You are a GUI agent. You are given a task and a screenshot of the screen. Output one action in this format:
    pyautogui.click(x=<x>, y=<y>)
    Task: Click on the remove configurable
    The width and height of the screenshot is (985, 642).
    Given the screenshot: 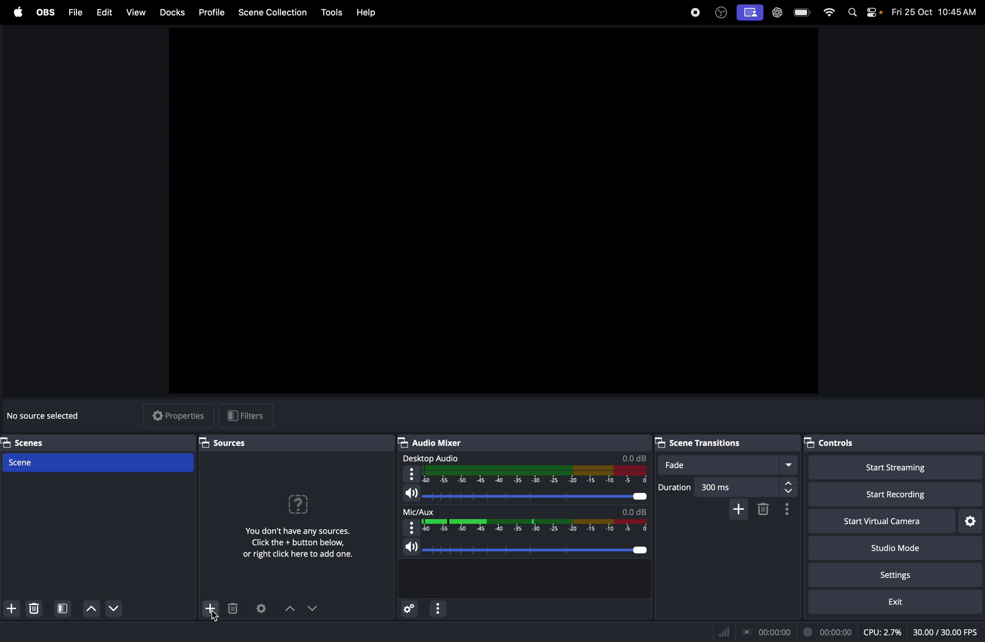 What is the action you would take?
    pyautogui.click(x=764, y=509)
    